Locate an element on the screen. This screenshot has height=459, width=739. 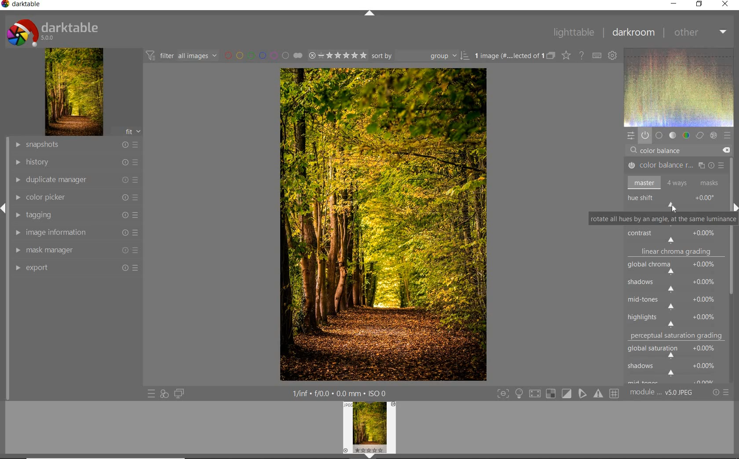
quick access panel is located at coordinates (629, 135).